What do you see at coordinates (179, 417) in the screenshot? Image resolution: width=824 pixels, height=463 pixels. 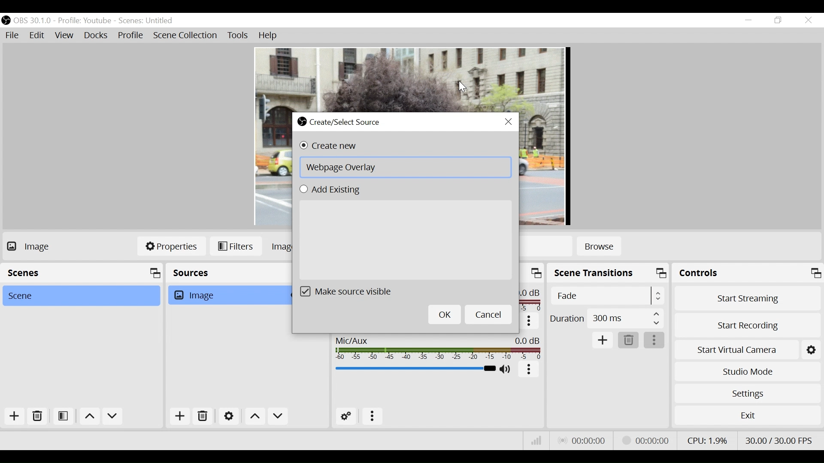 I see `Add Source` at bounding box center [179, 417].